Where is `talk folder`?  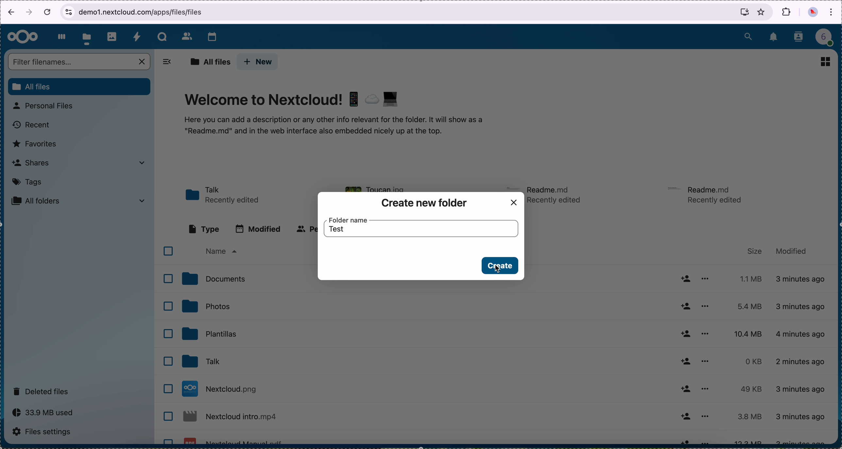 talk folder is located at coordinates (224, 196).